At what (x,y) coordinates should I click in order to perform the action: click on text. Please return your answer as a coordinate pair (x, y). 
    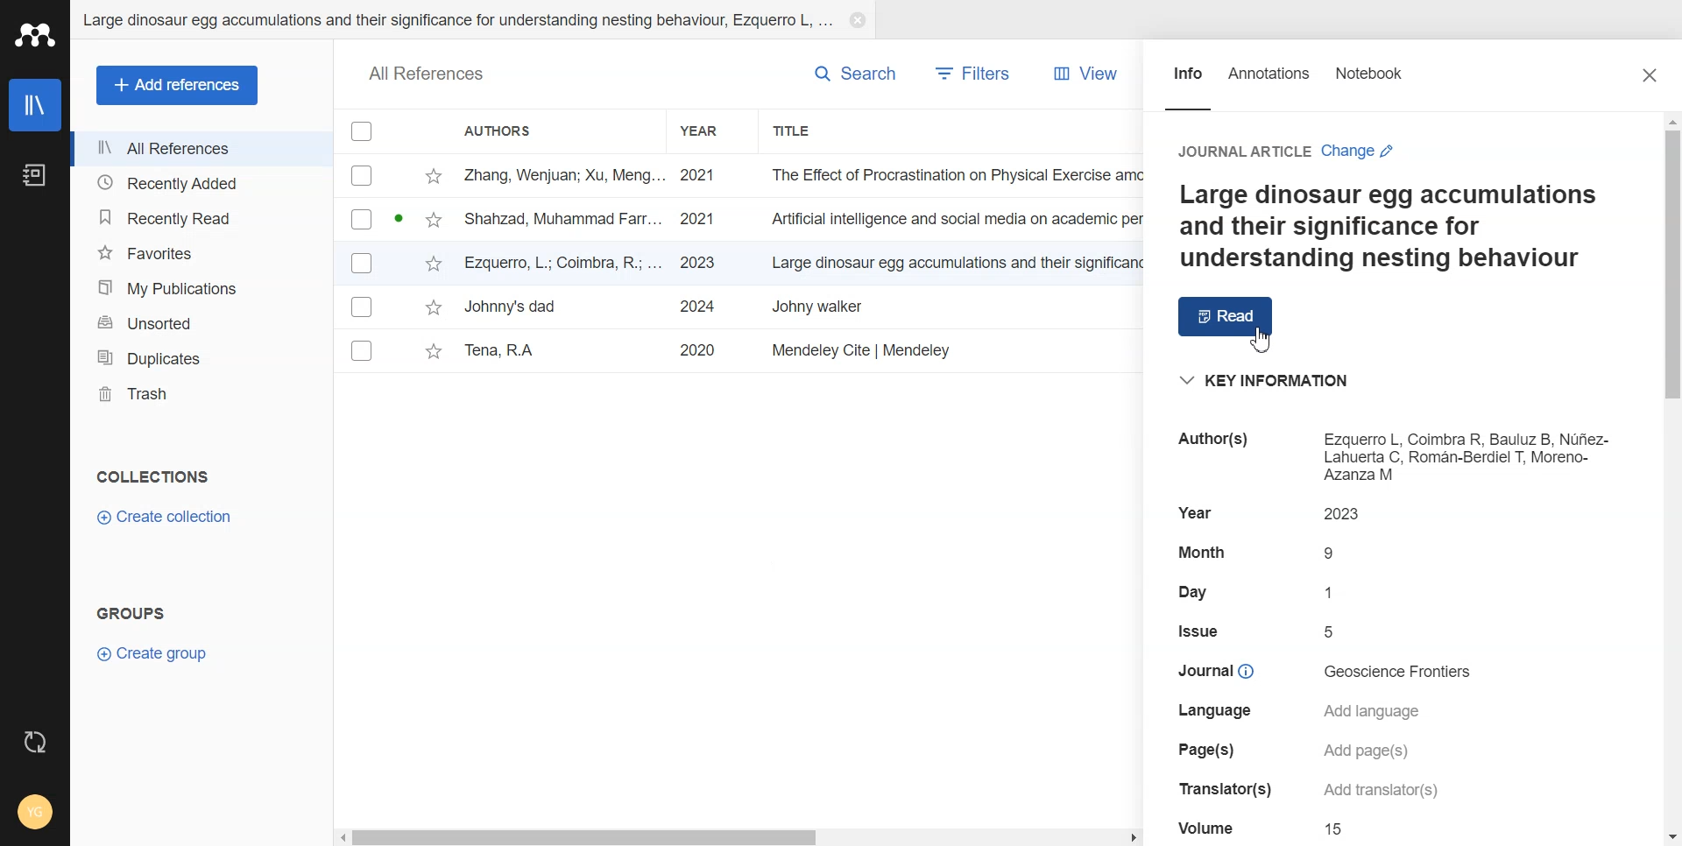
    Looking at the image, I should click on (1195, 511).